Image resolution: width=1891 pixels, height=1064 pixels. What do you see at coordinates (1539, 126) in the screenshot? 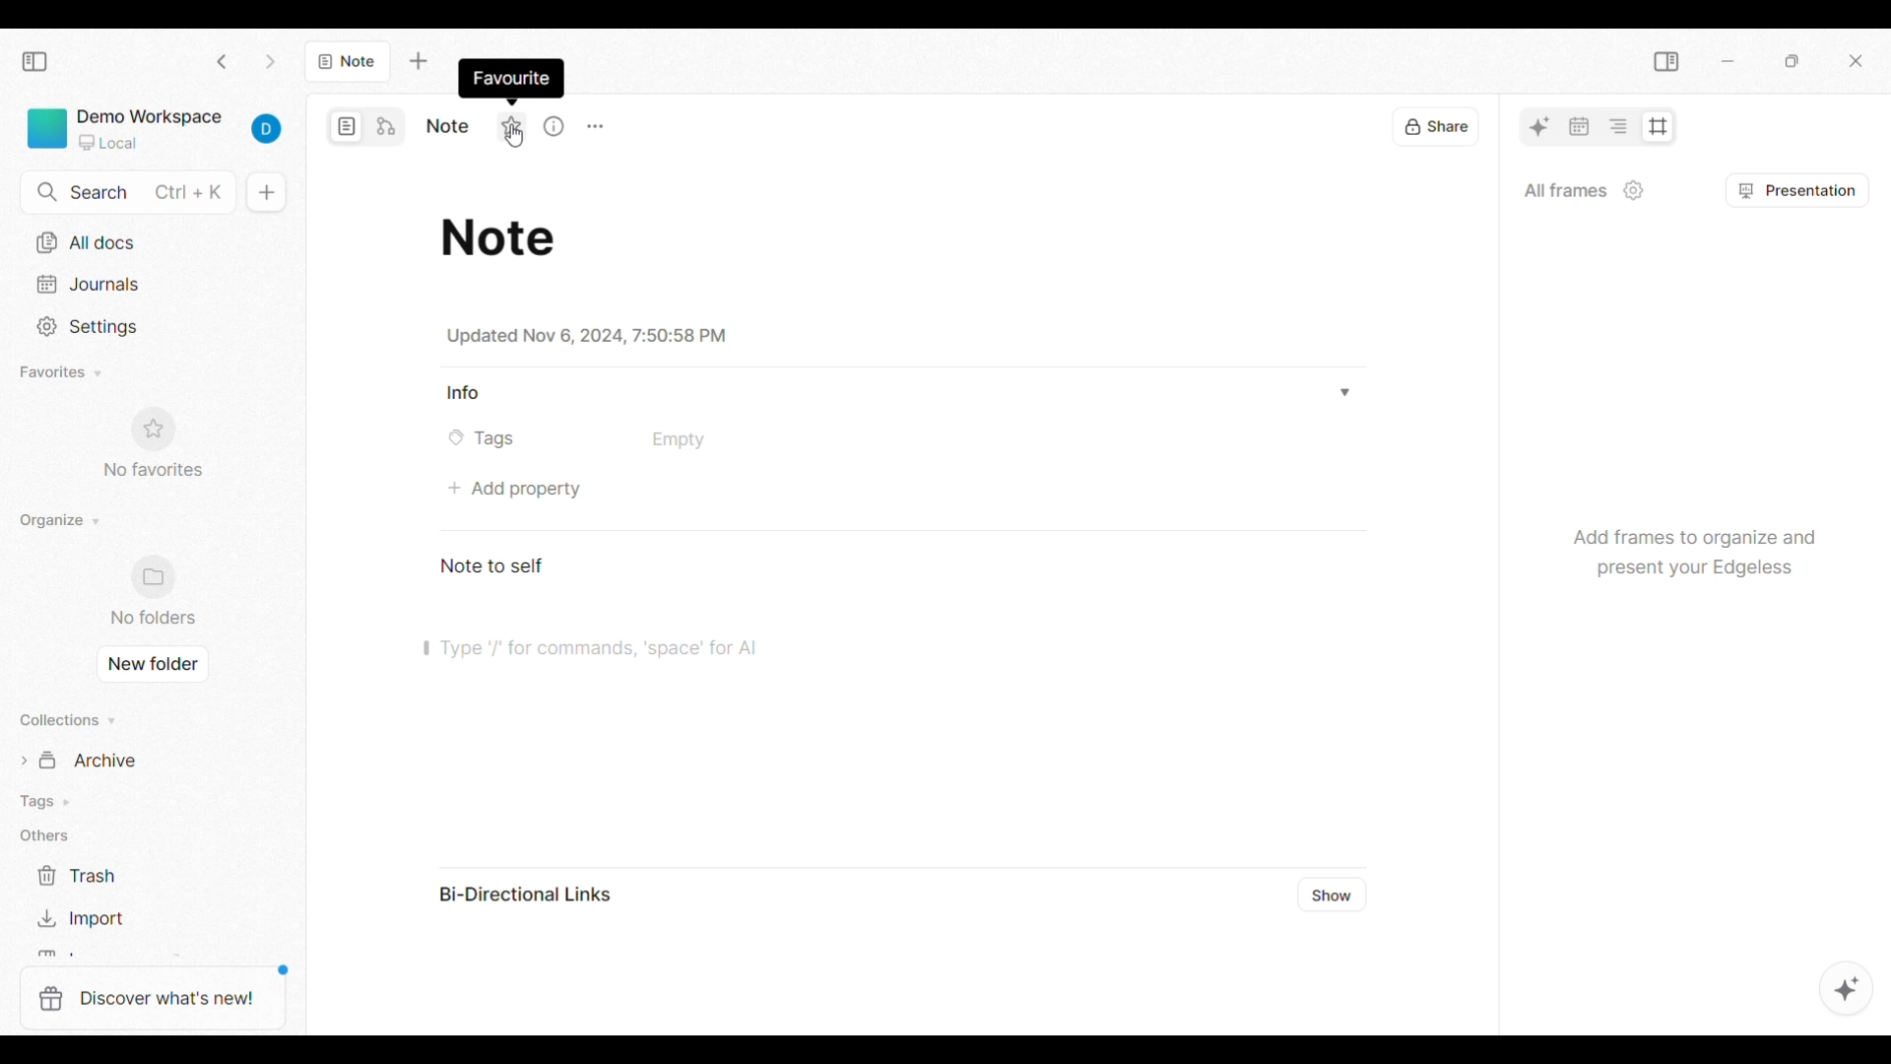
I see `Ask AI` at bounding box center [1539, 126].